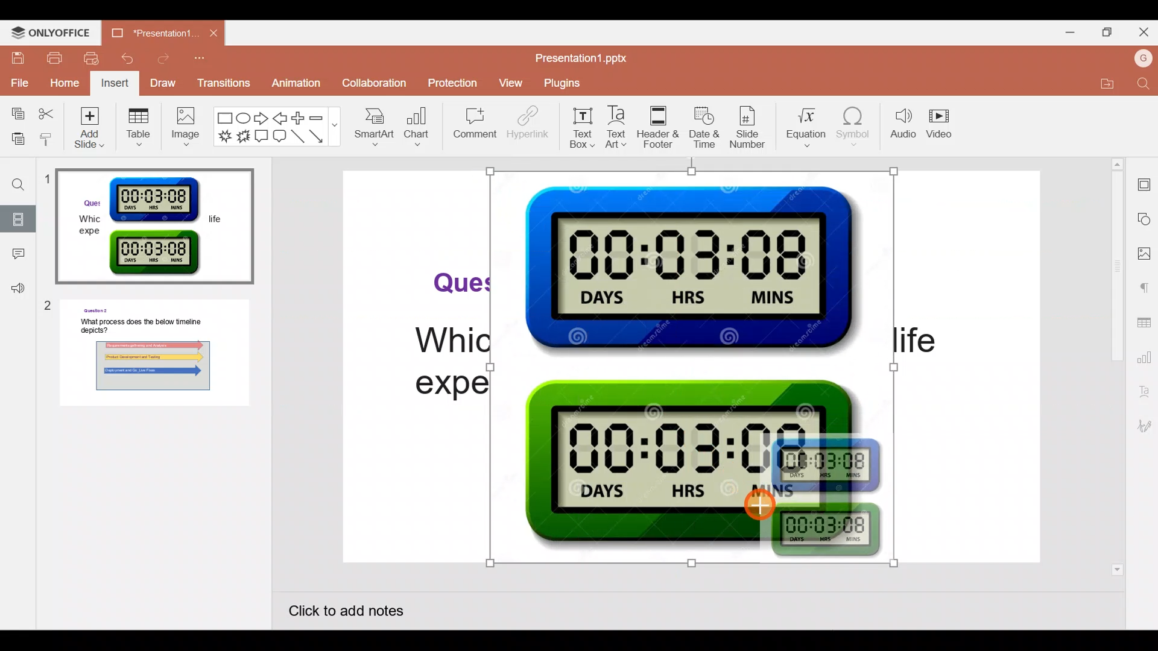  Describe the element at coordinates (320, 138) in the screenshot. I see `Arrow` at that location.